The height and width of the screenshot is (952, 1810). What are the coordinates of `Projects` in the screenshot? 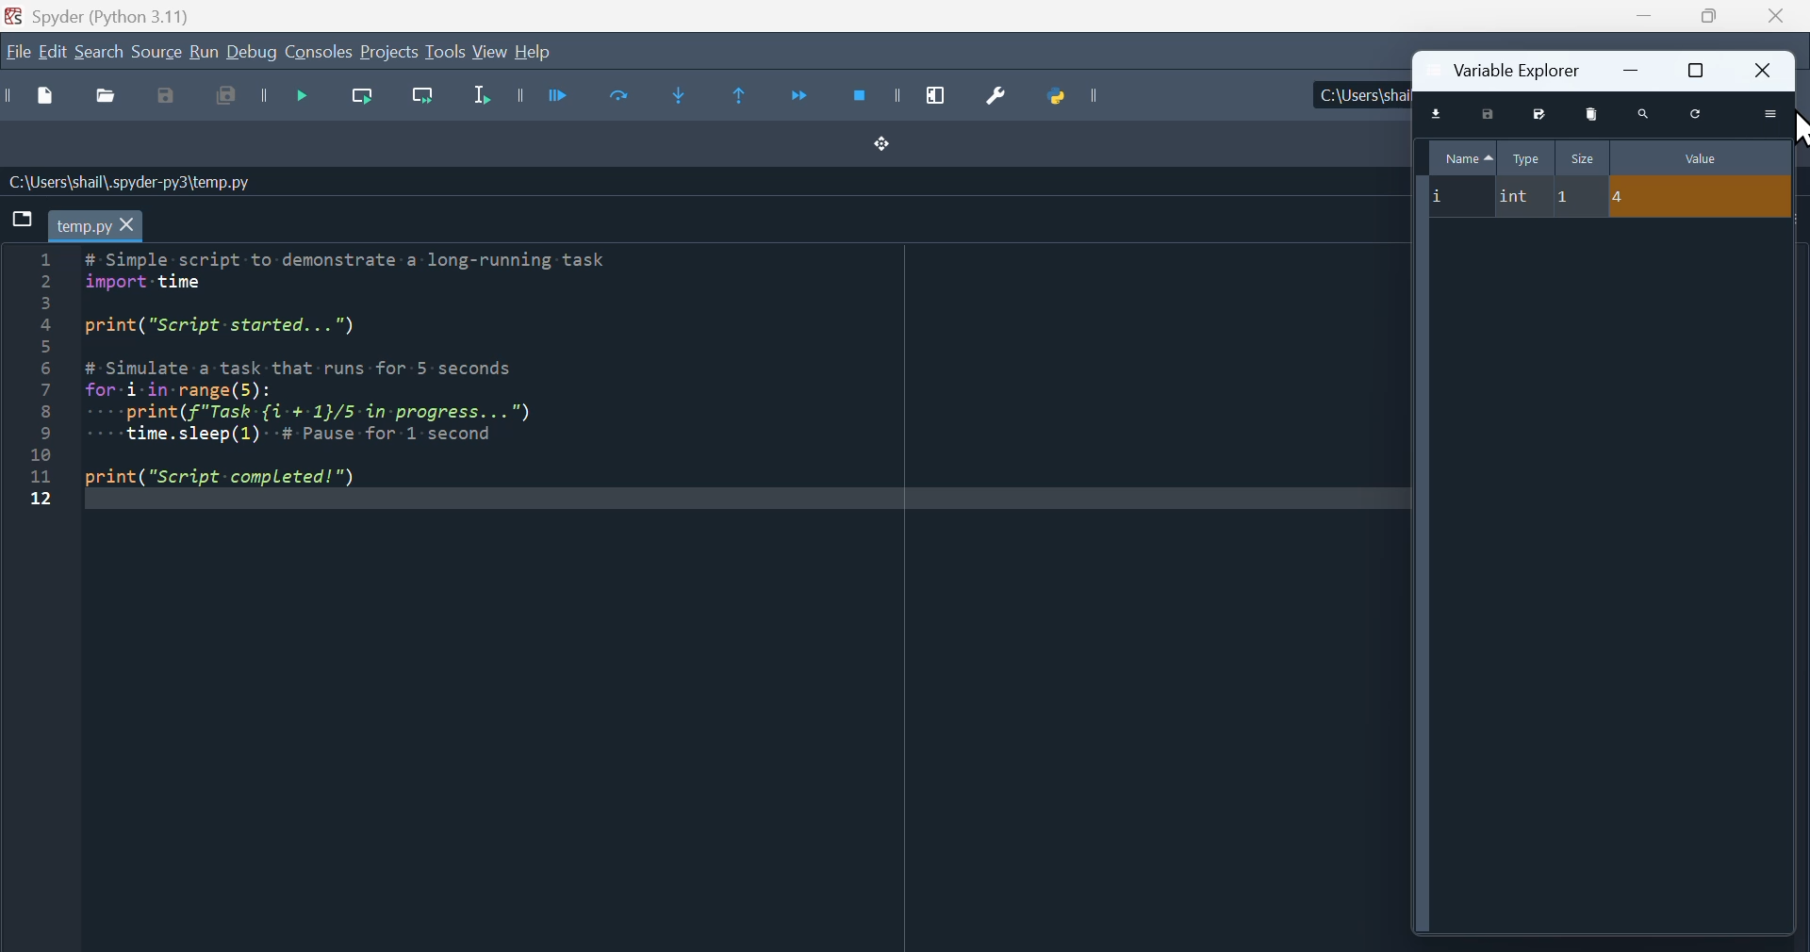 It's located at (389, 53).